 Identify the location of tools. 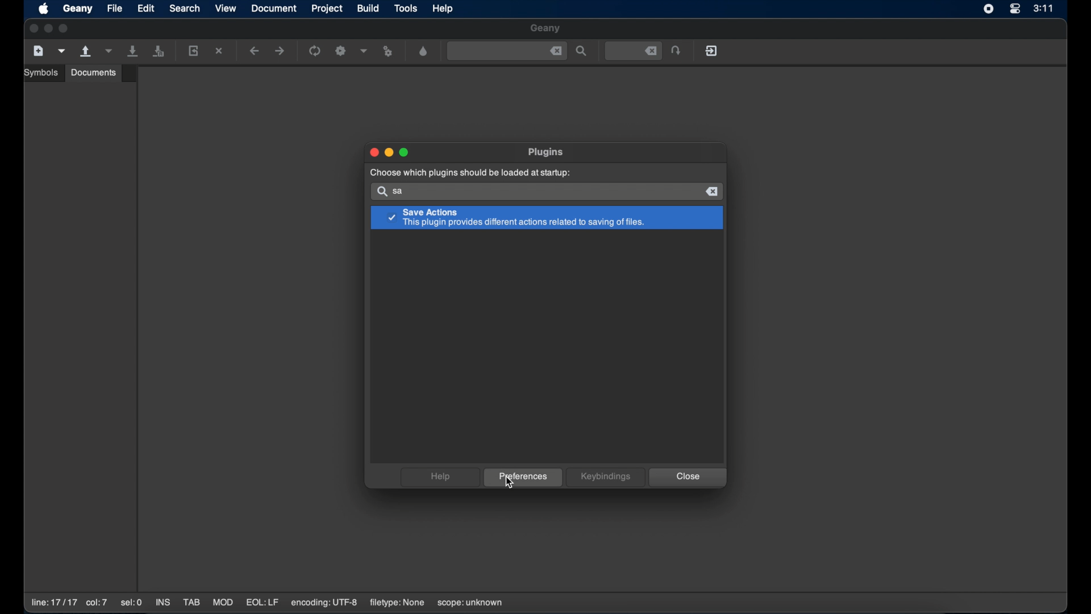
(406, 9).